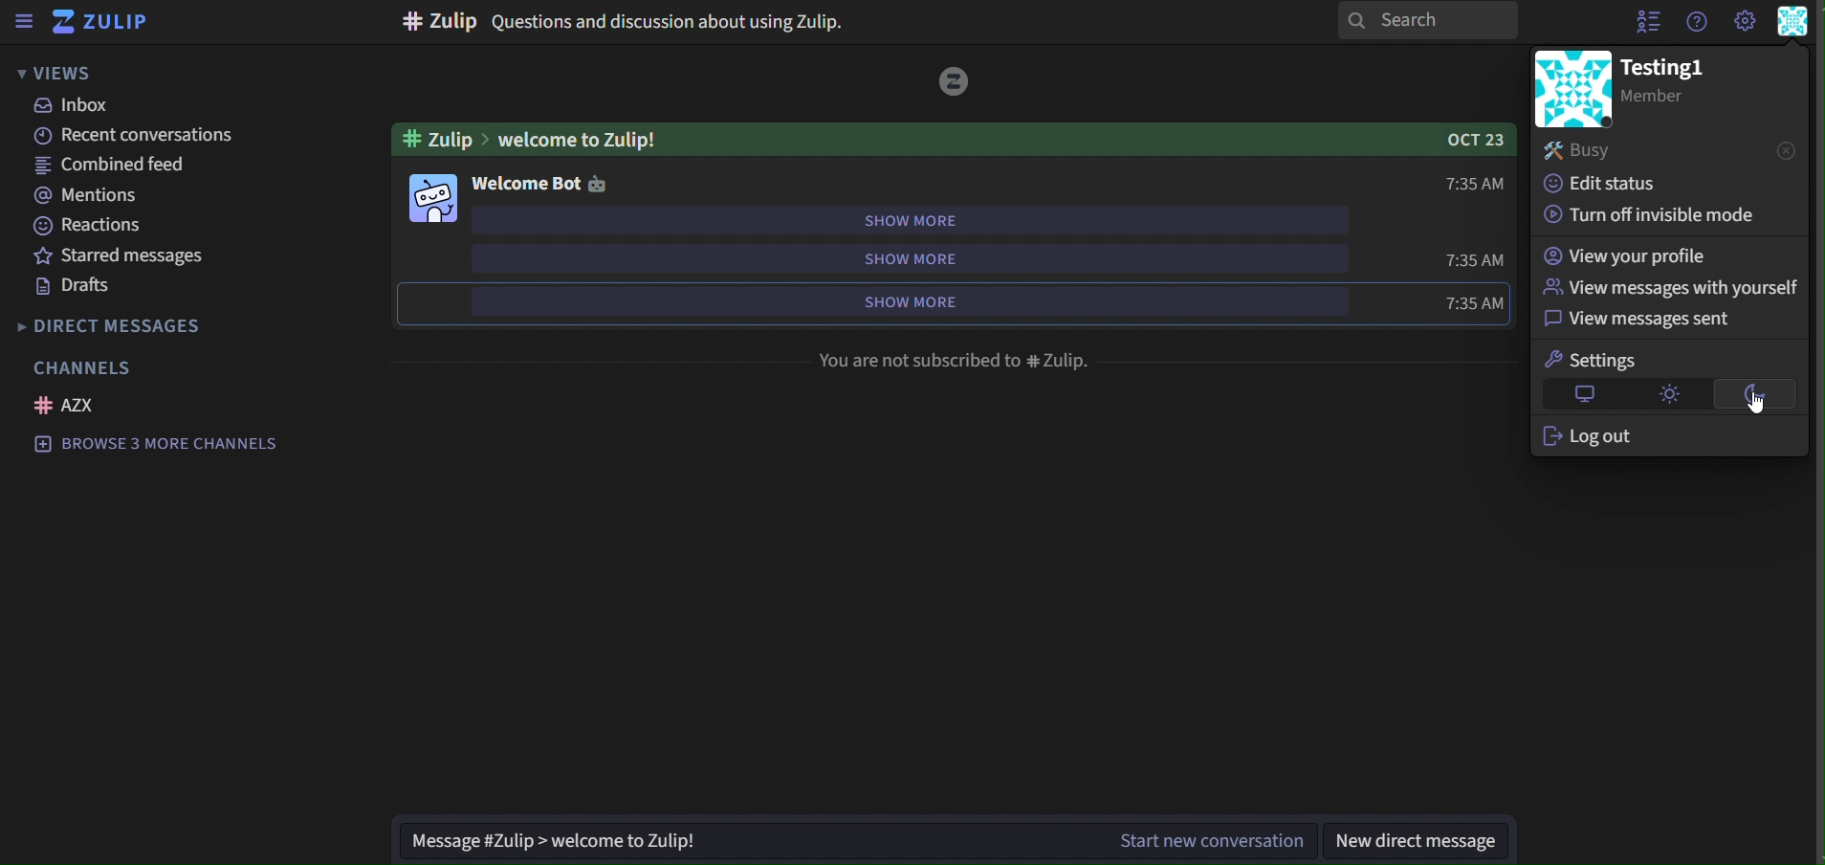 The width and height of the screenshot is (1825, 865). I want to click on starred messages, so click(122, 256).